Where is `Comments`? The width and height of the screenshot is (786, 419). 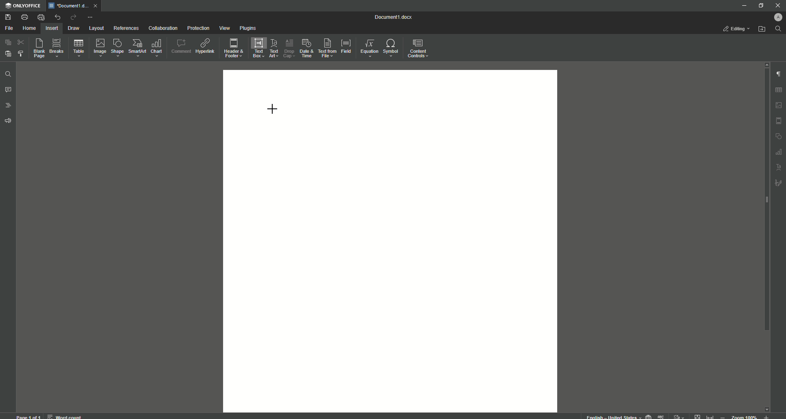 Comments is located at coordinates (8, 90).